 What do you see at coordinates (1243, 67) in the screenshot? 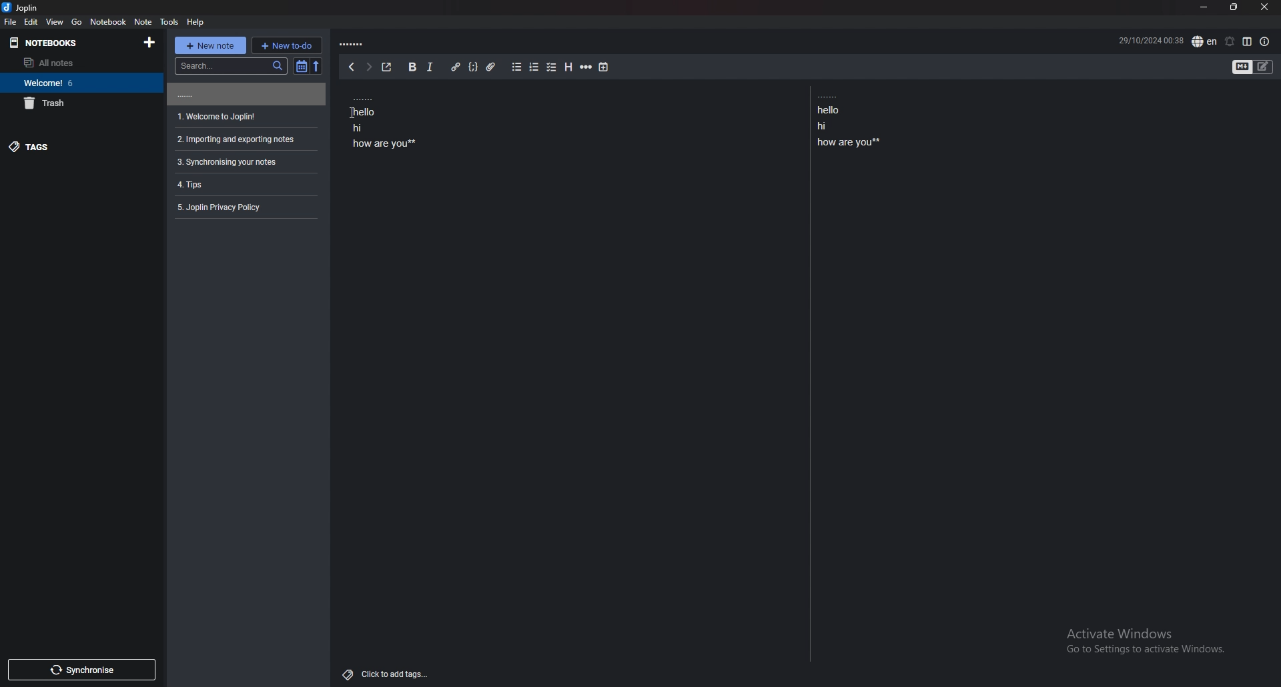
I see `toggle editors` at bounding box center [1243, 67].